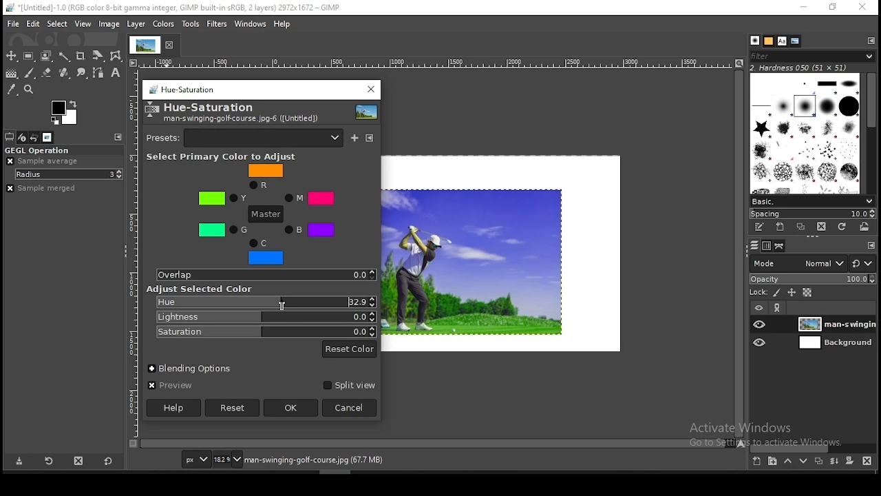  I want to click on blend mode, so click(813, 263).